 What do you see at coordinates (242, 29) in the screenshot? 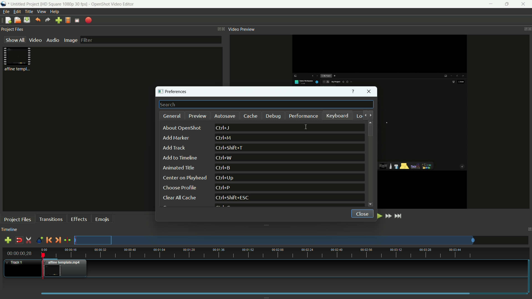
I see `video preview` at bounding box center [242, 29].